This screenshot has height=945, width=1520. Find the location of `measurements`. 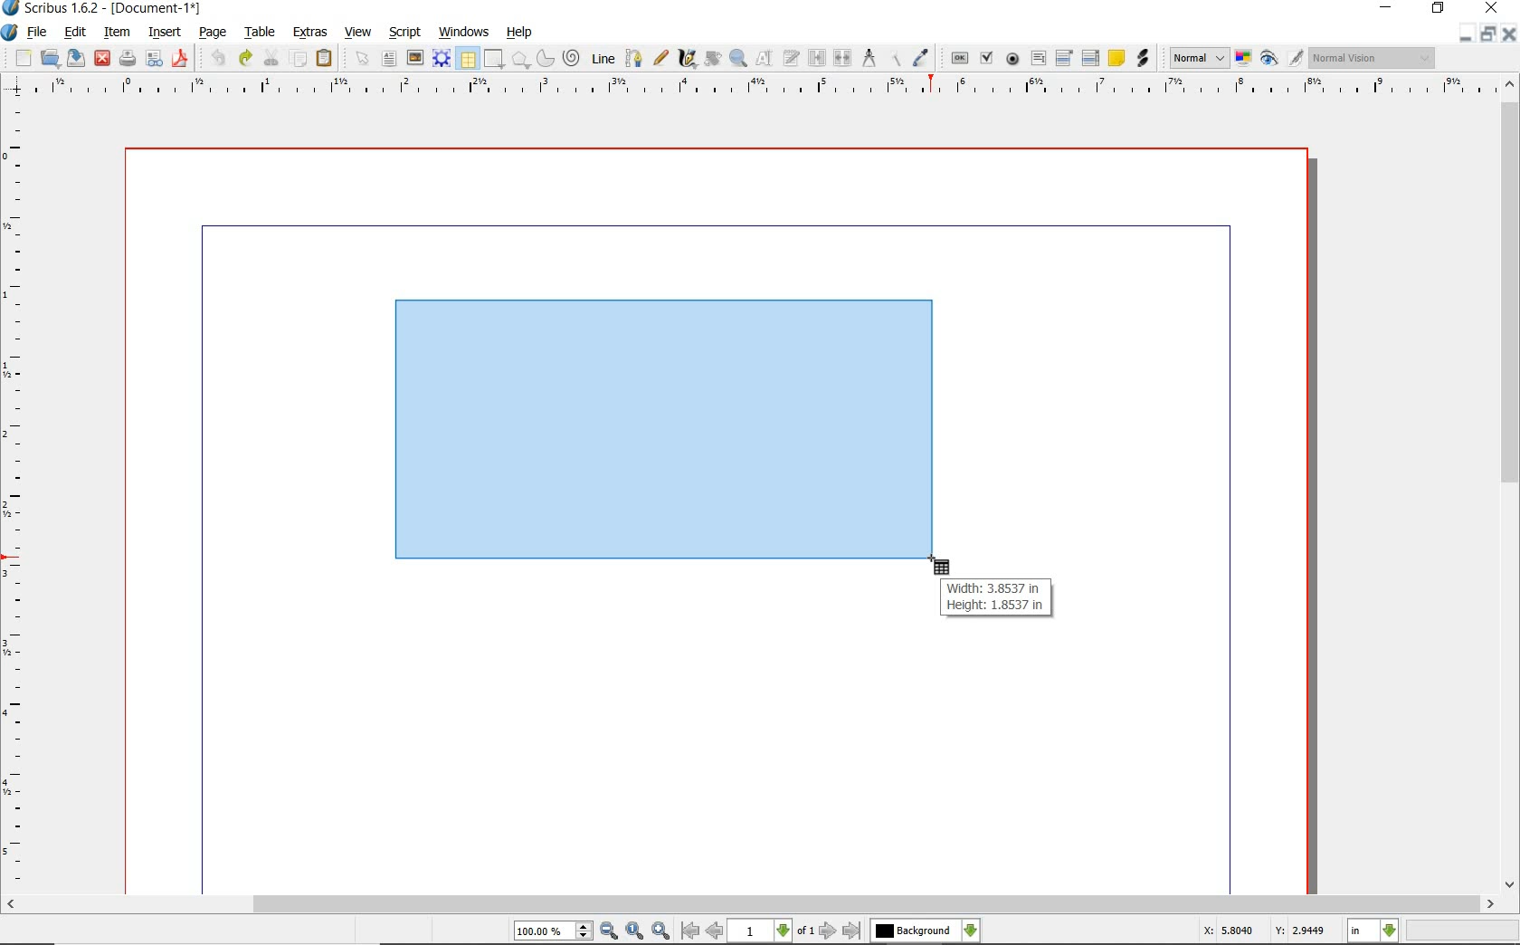

measurements is located at coordinates (869, 58).